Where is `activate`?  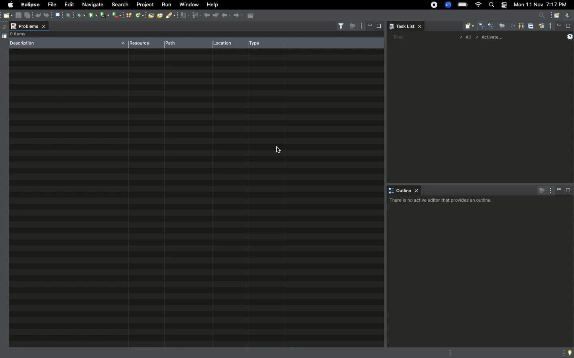
activate is located at coordinates (496, 38).